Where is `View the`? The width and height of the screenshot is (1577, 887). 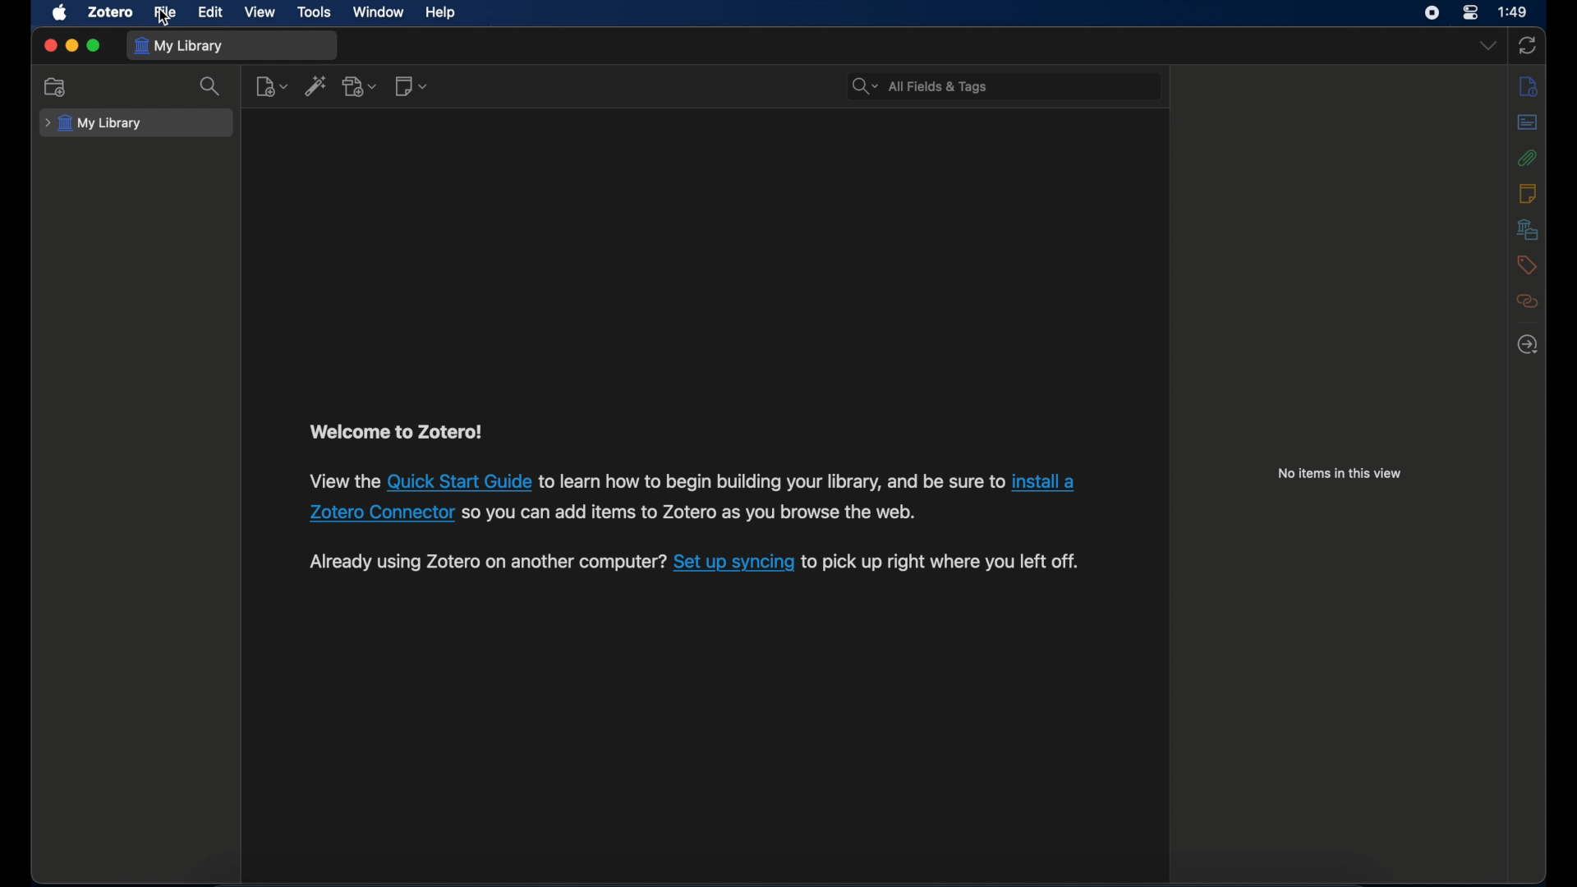 View the is located at coordinates (339, 480).